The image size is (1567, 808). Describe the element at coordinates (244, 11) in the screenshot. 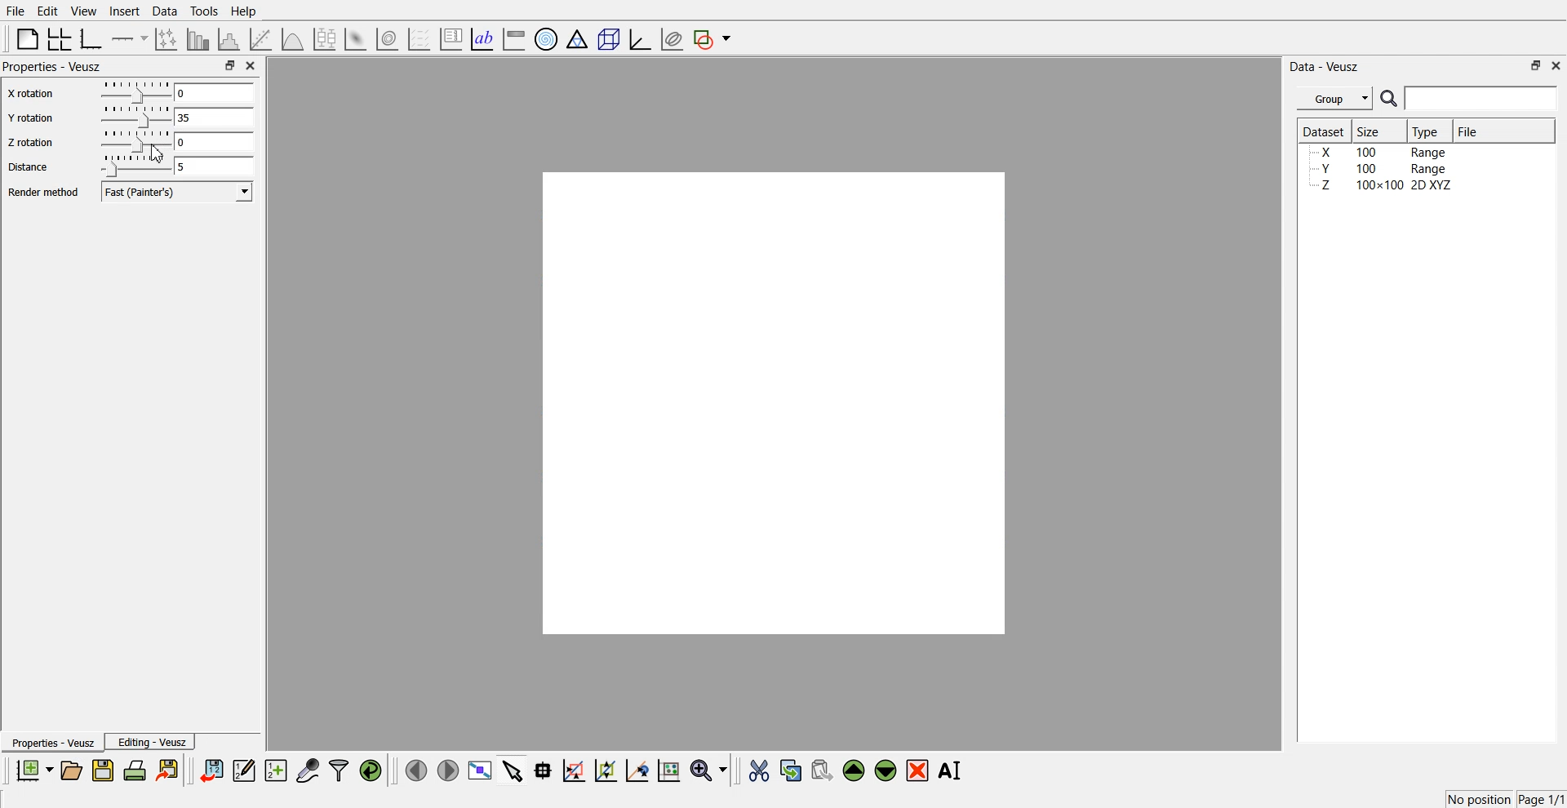

I see `Help` at that location.